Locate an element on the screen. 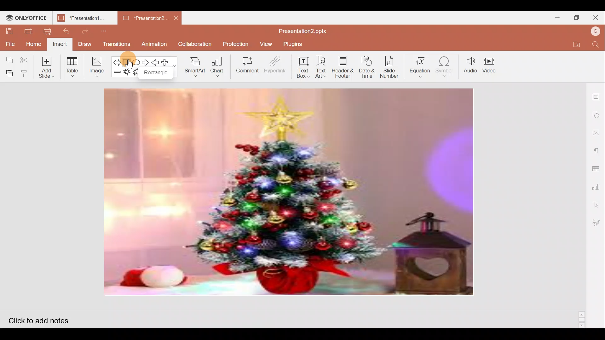  Table is located at coordinates (74, 67).